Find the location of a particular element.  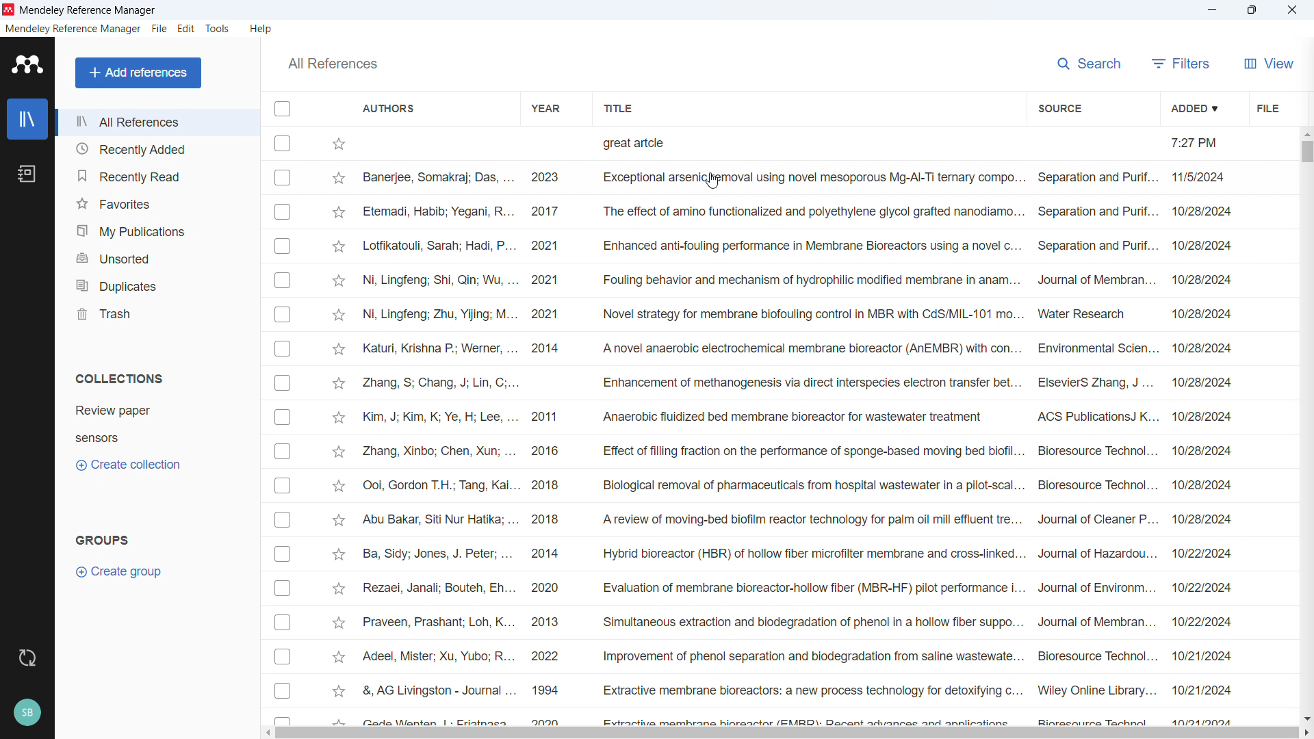

Duplicates  is located at coordinates (157, 285).